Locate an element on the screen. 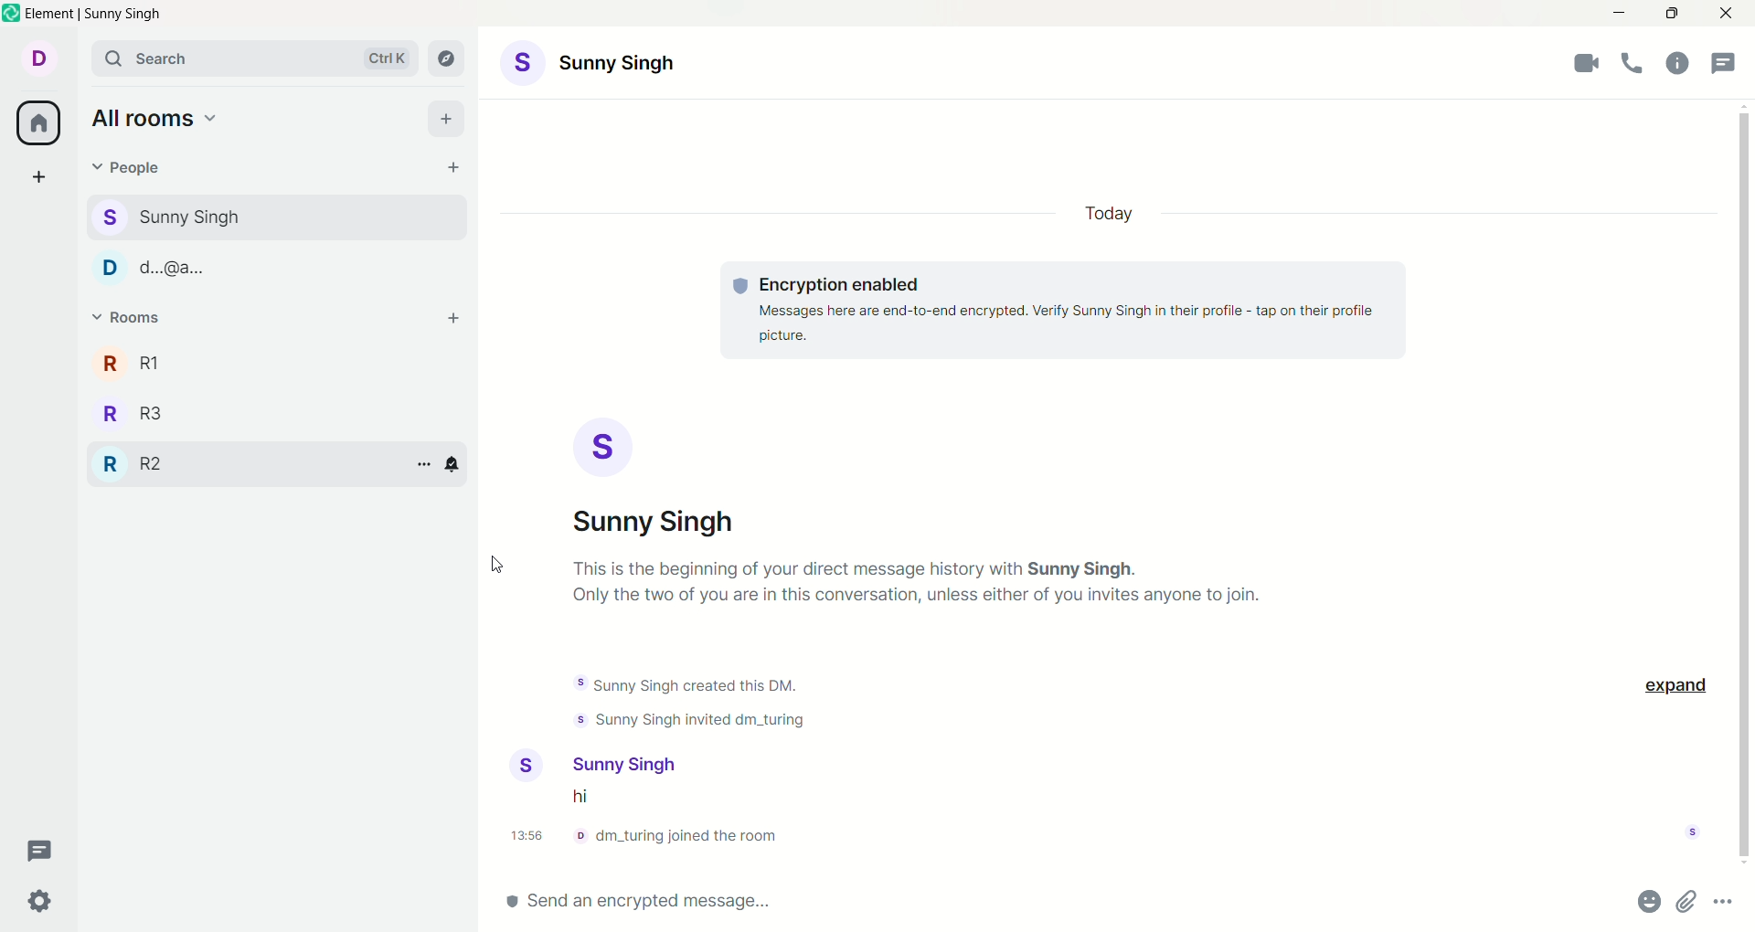 The height and width of the screenshot is (932, 1755). voice call is located at coordinates (1635, 65).